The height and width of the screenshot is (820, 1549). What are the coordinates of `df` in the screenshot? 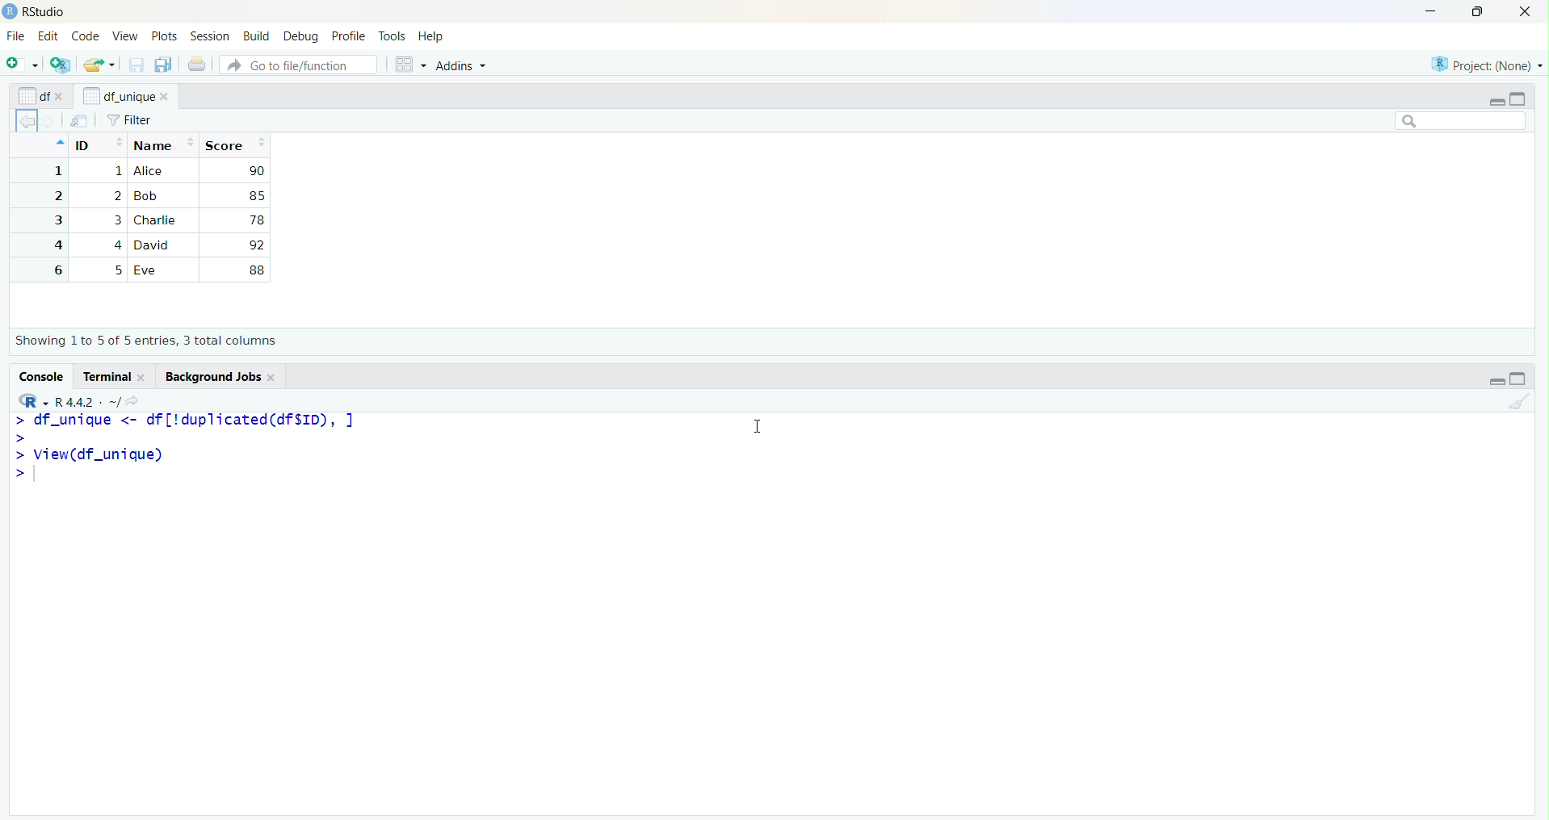 It's located at (32, 95).